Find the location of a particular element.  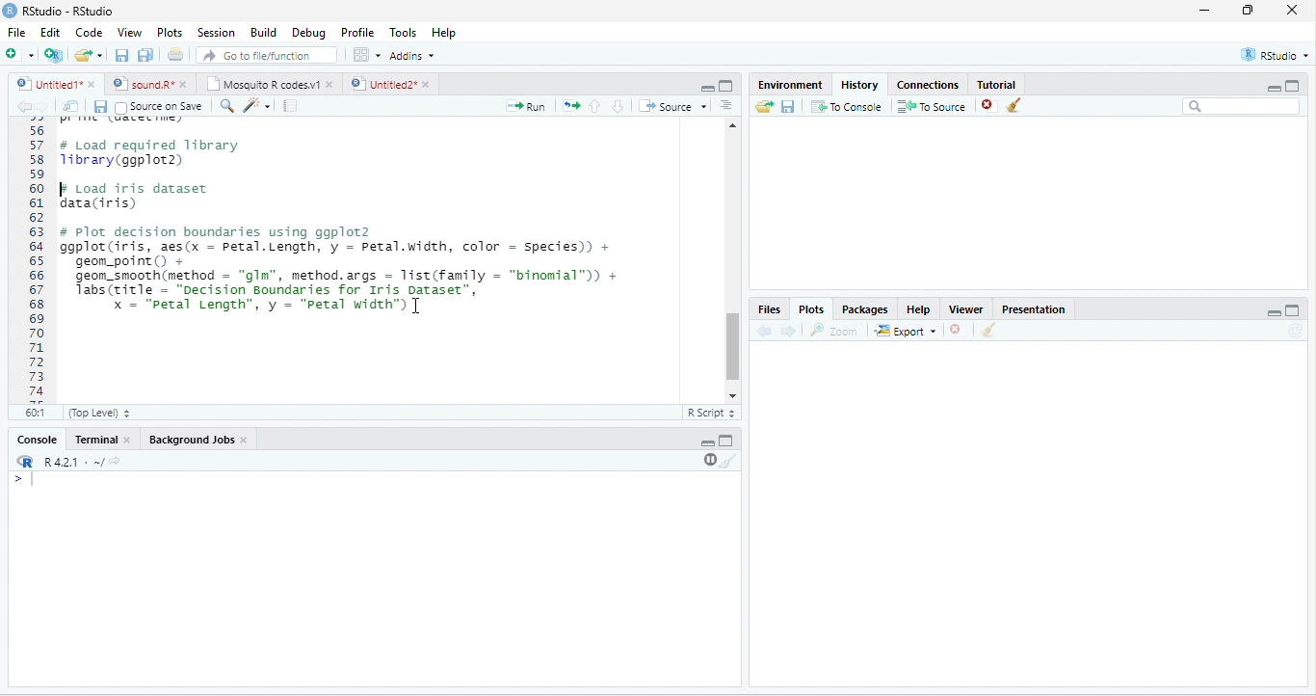

save is located at coordinates (100, 107).